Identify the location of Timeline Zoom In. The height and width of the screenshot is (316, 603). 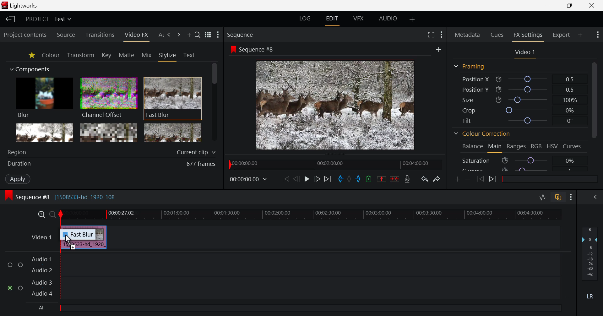
(41, 215).